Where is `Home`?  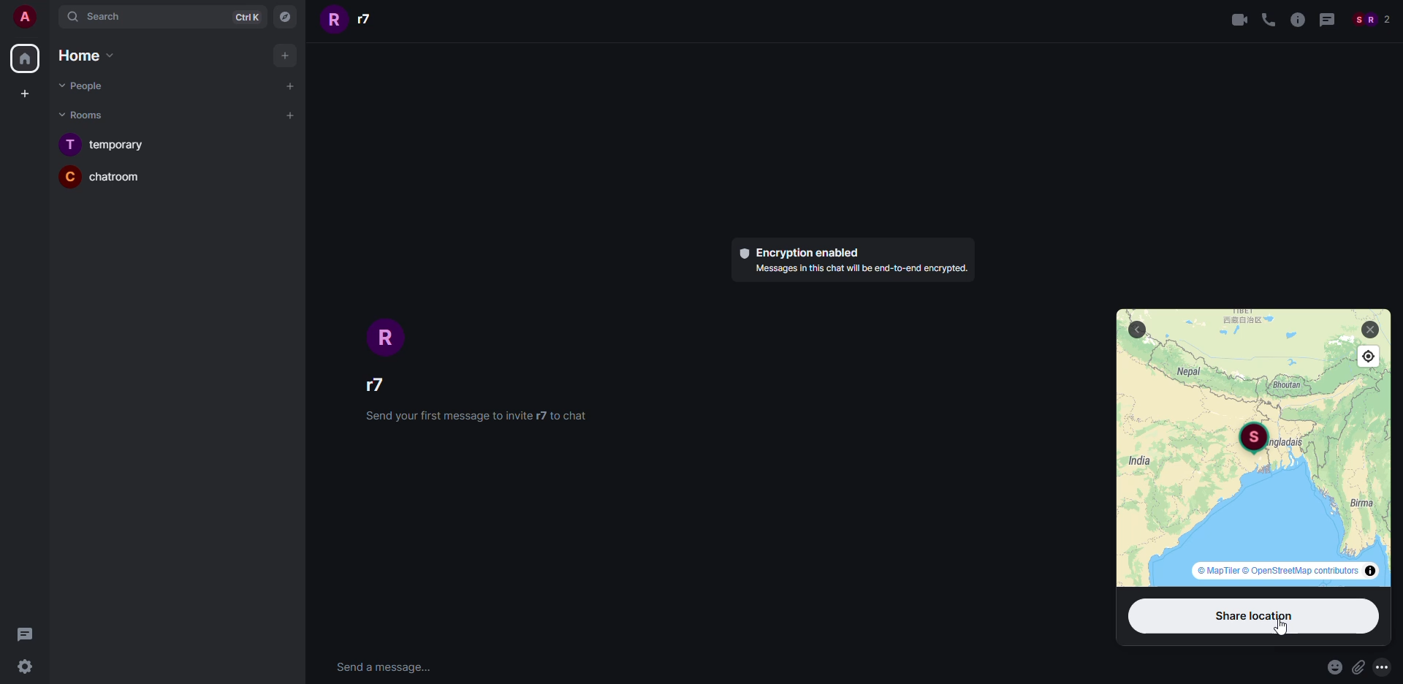 Home is located at coordinates (23, 58).